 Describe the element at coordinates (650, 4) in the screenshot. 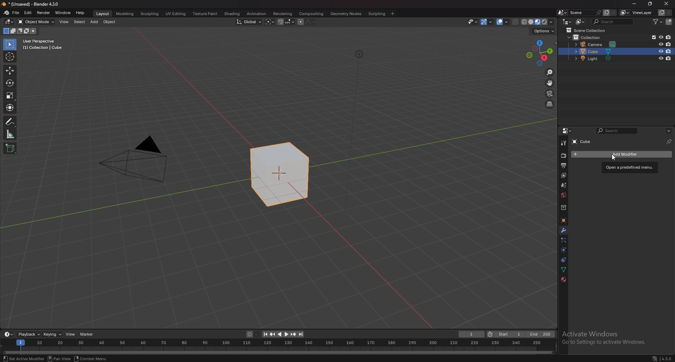

I see `resize` at that location.